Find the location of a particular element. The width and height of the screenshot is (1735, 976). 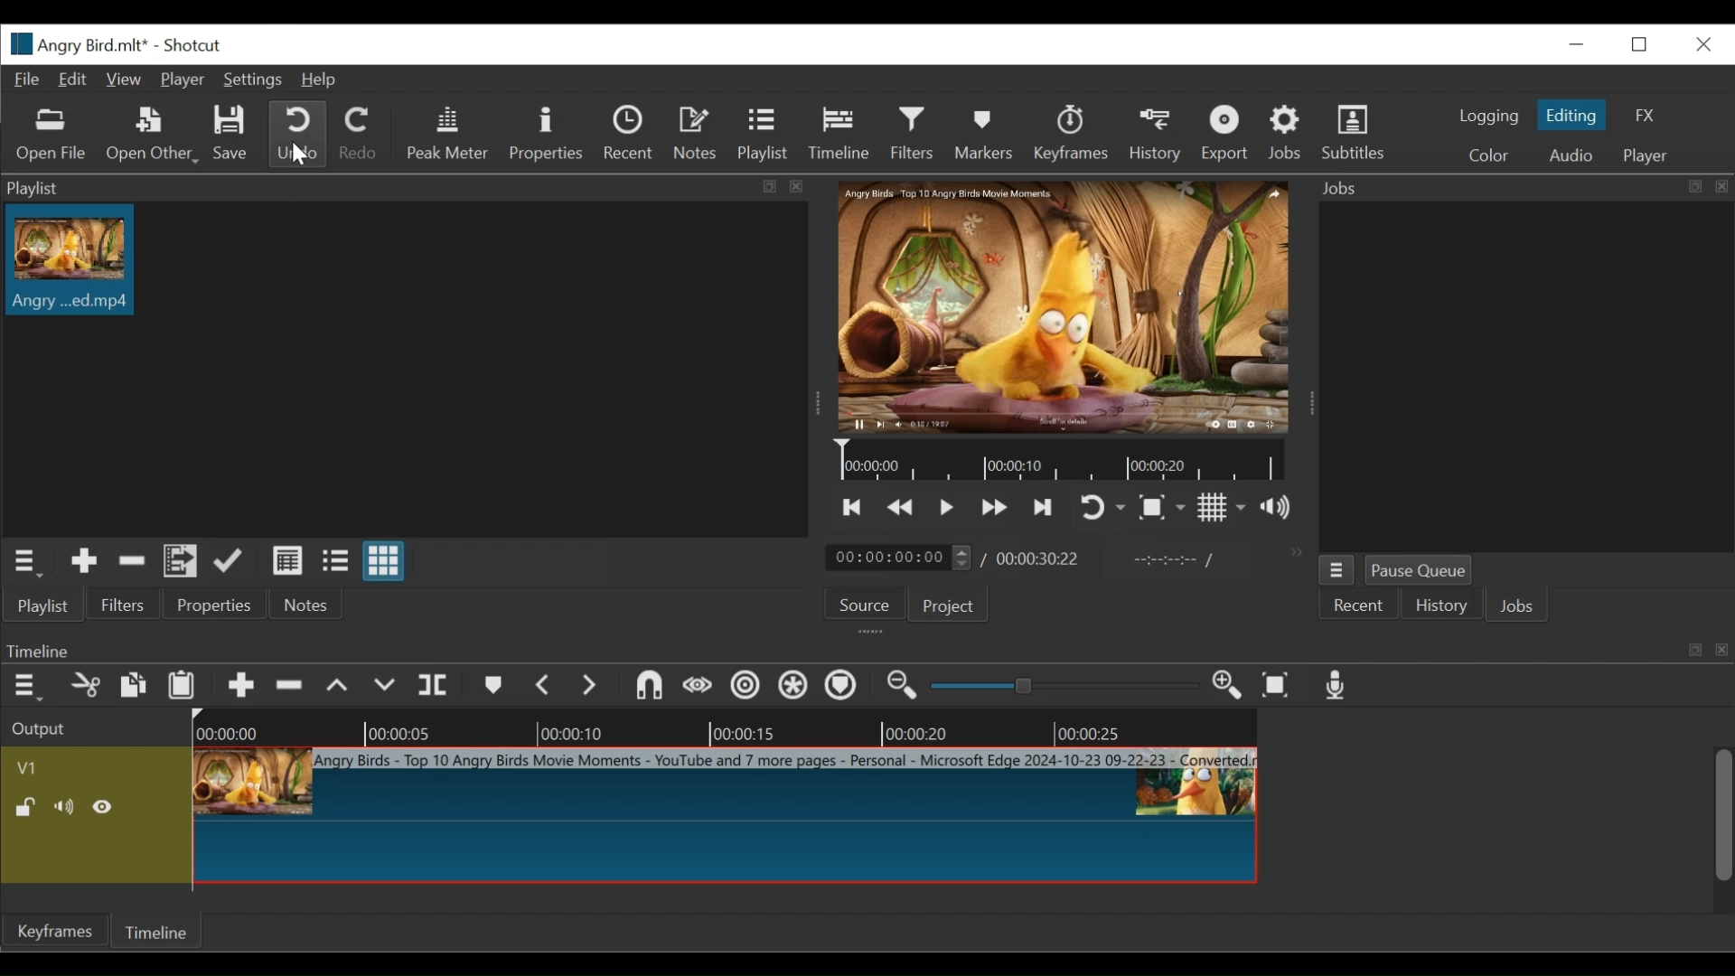

cut is located at coordinates (83, 685).